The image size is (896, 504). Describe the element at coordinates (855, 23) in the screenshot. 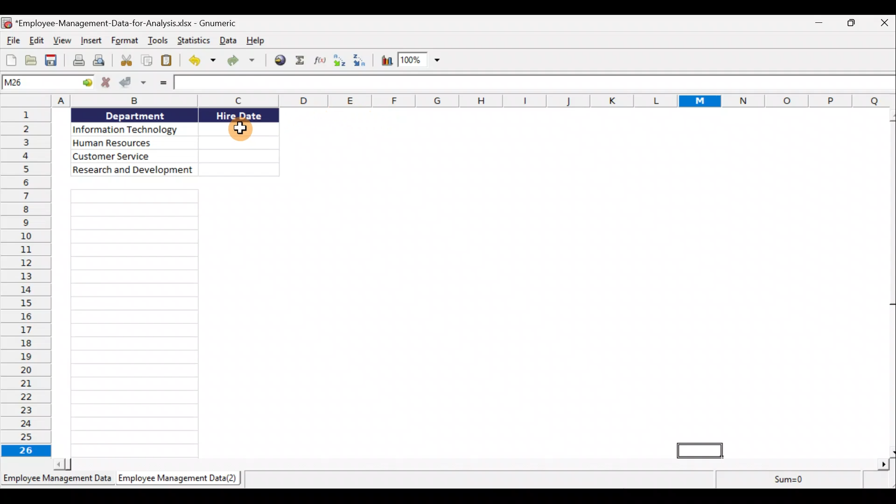

I see `Maximise` at that location.